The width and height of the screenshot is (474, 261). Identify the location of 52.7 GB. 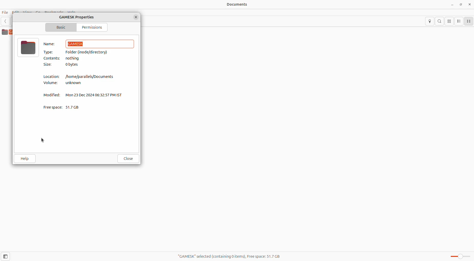
(75, 107).